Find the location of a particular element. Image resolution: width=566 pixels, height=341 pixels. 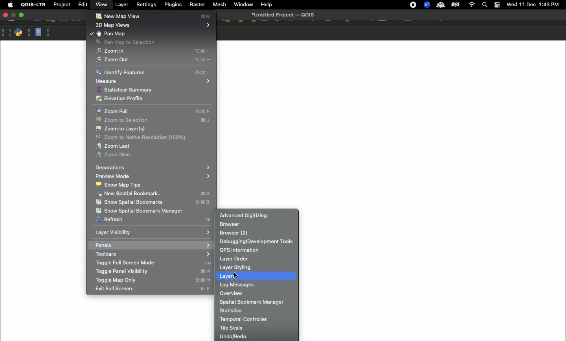

Statistics is located at coordinates (256, 310).